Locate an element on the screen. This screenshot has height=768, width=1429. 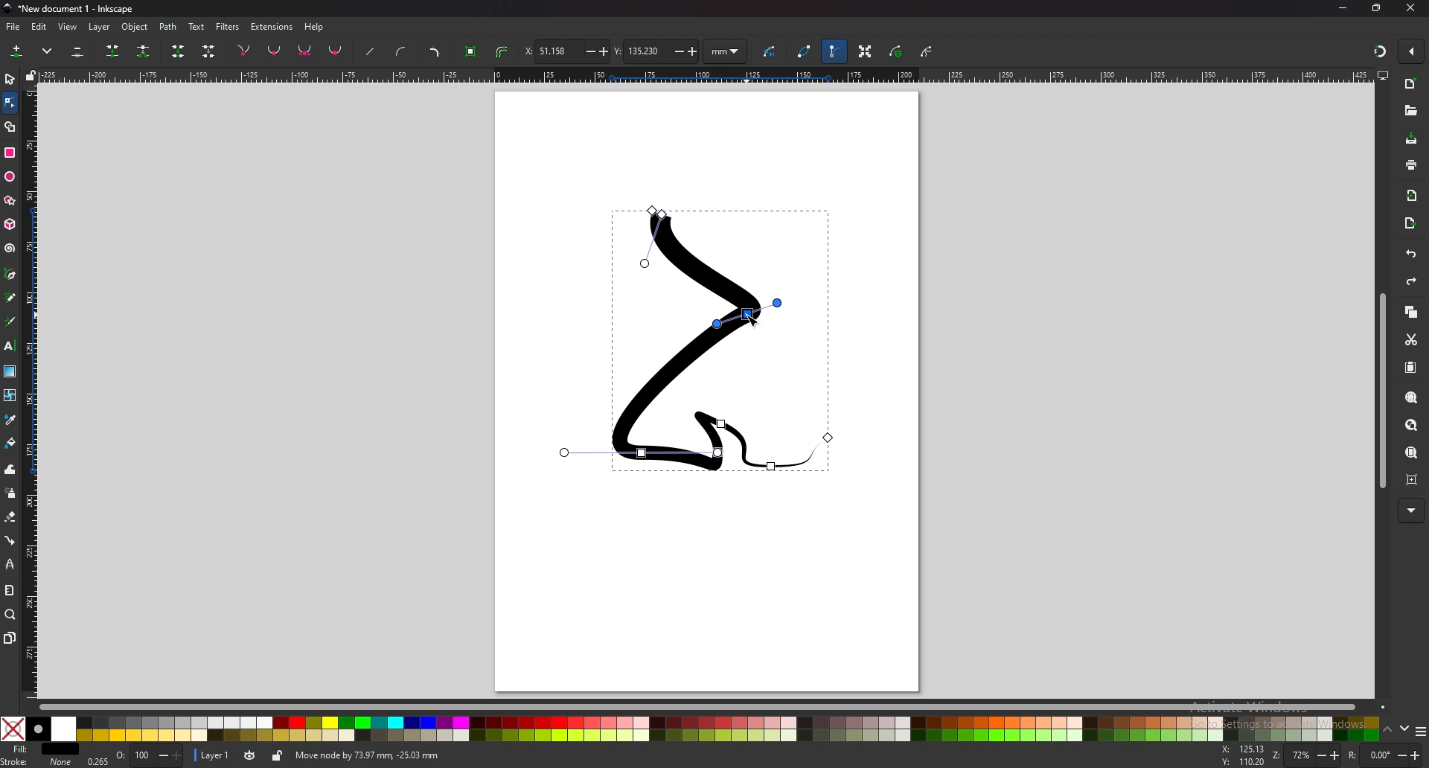
path is located at coordinates (169, 26).